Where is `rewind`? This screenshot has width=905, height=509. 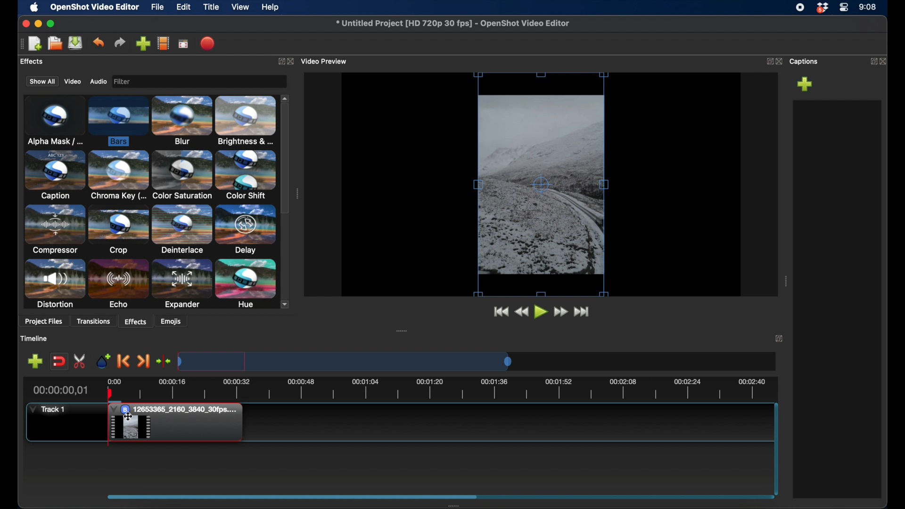 rewind is located at coordinates (521, 312).